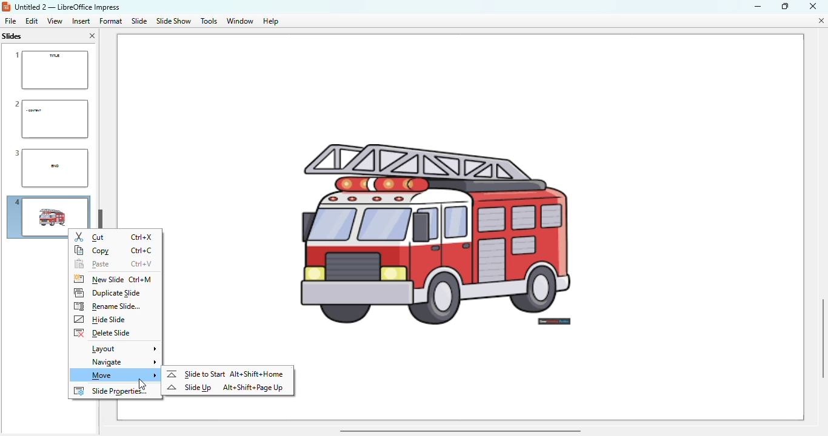 Image resolution: width=828 pixels, height=436 pixels. Describe the element at coordinates (122, 363) in the screenshot. I see `navigate` at that location.